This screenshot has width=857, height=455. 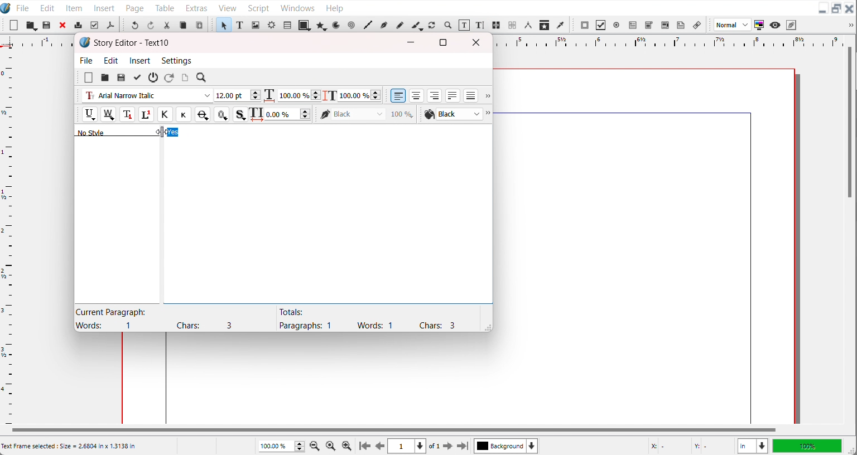 I want to click on Toggle color, so click(x=760, y=25).